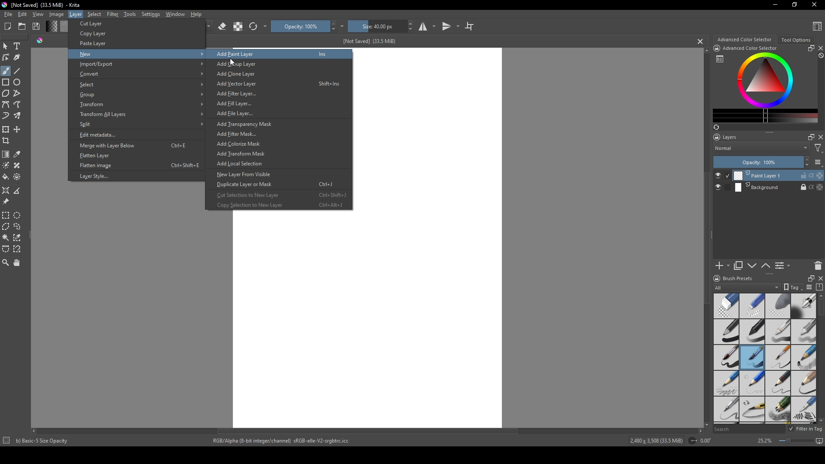  I want to click on Content, so click(817, 26).